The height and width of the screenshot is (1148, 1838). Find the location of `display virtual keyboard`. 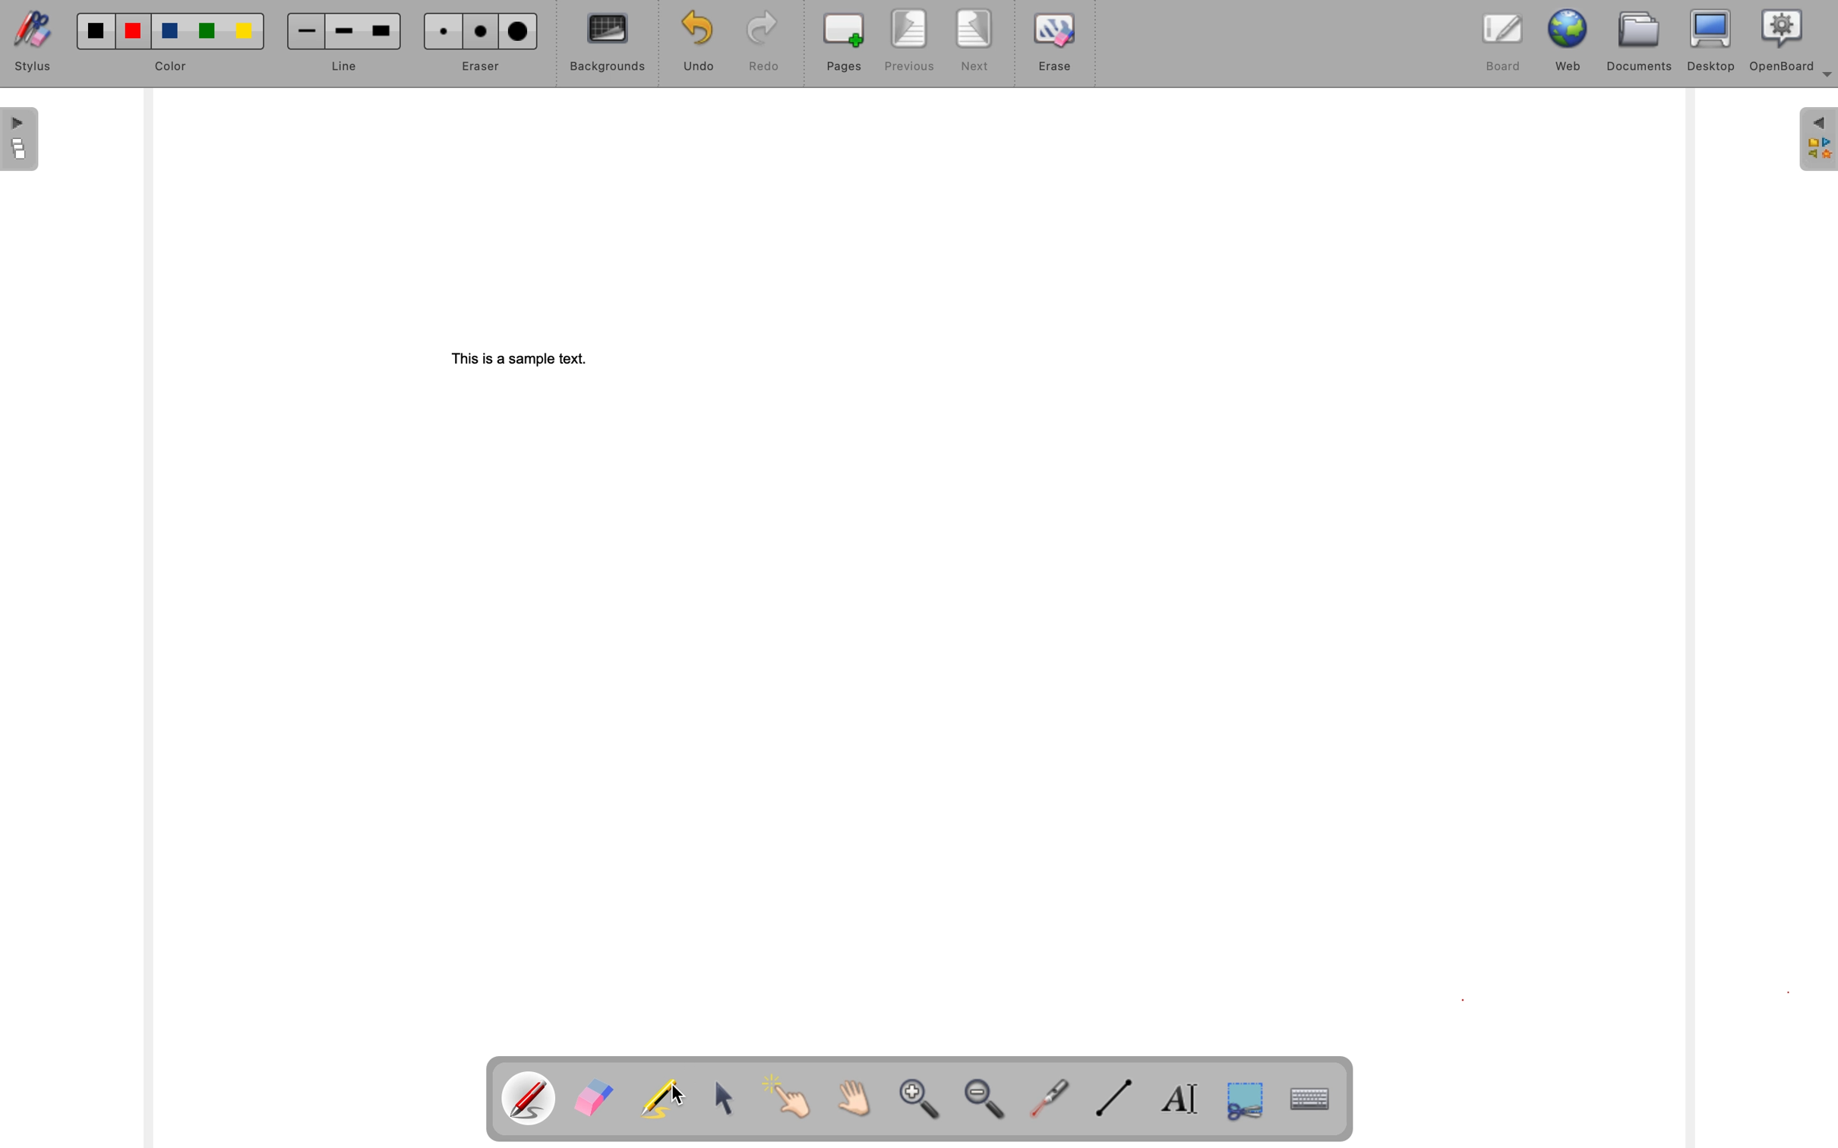

display virtual keyboard is located at coordinates (1308, 1096).